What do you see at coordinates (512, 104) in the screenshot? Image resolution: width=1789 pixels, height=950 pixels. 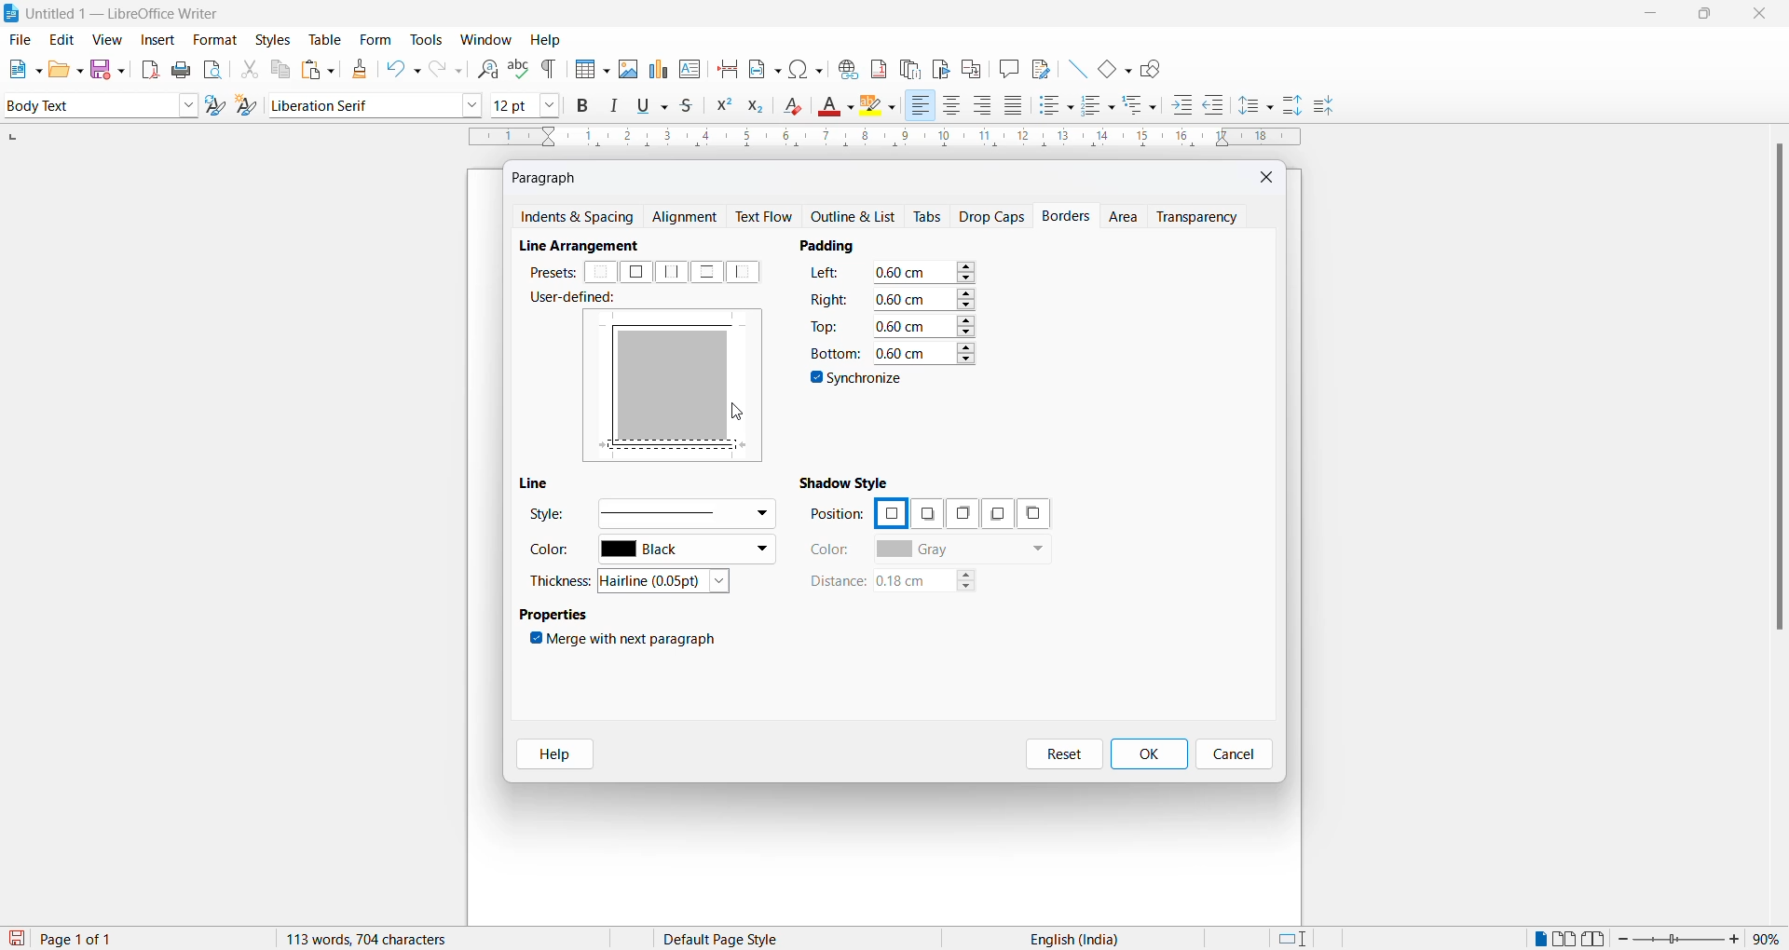 I see `font size` at bounding box center [512, 104].